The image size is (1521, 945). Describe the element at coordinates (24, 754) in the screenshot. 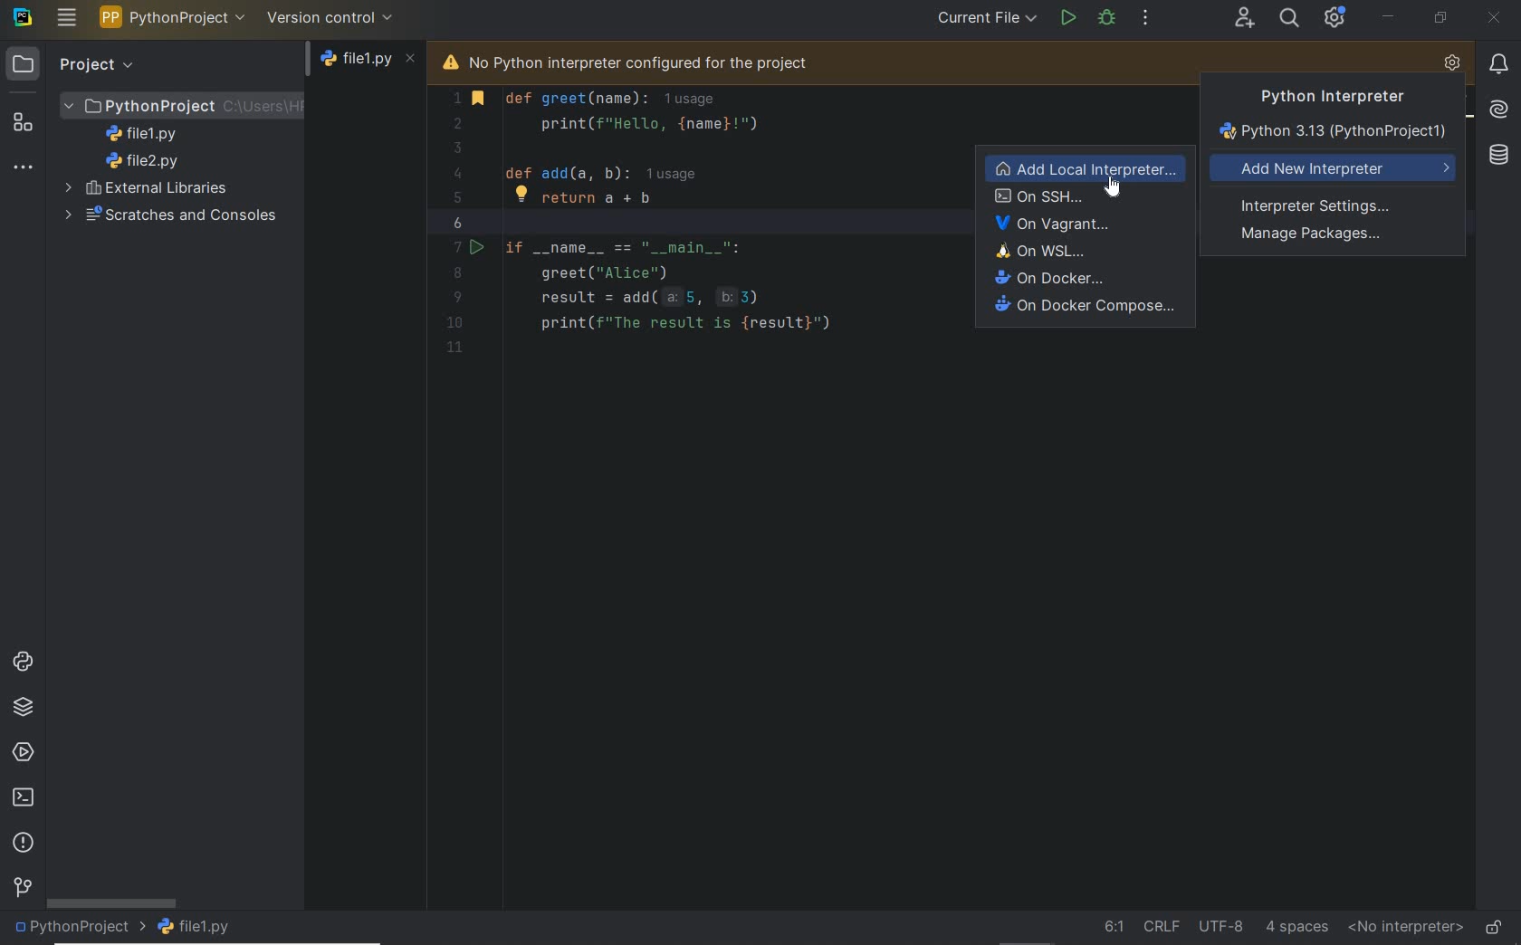

I see `services` at that location.